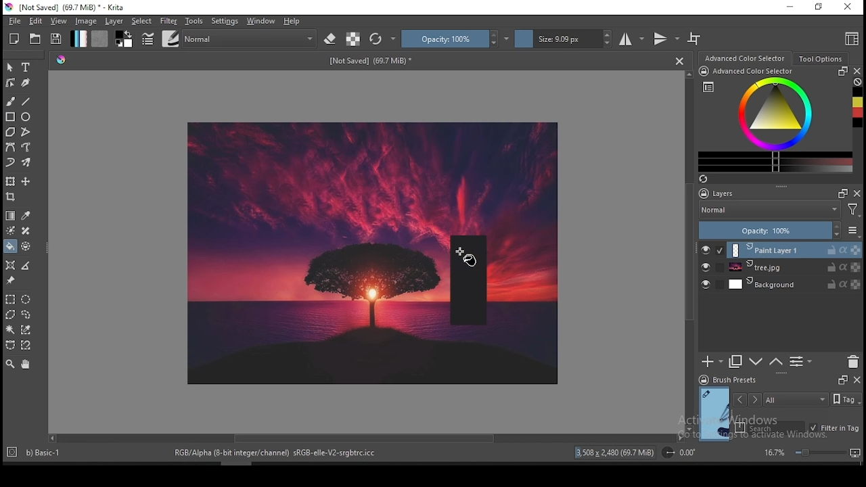 This screenshot has height=487, width=866. Describe the element at coordinates (811, 453) in the screenshot. I see `zoom ` at that location.